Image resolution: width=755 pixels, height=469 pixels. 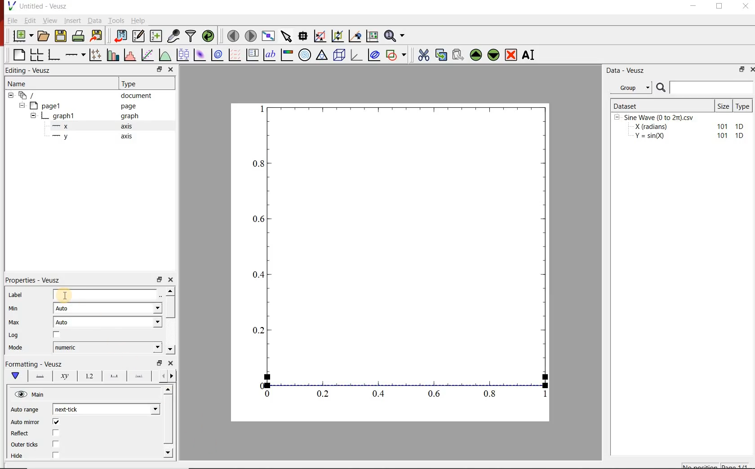 I want to click on Min/Max, so click(x=160, y=279).